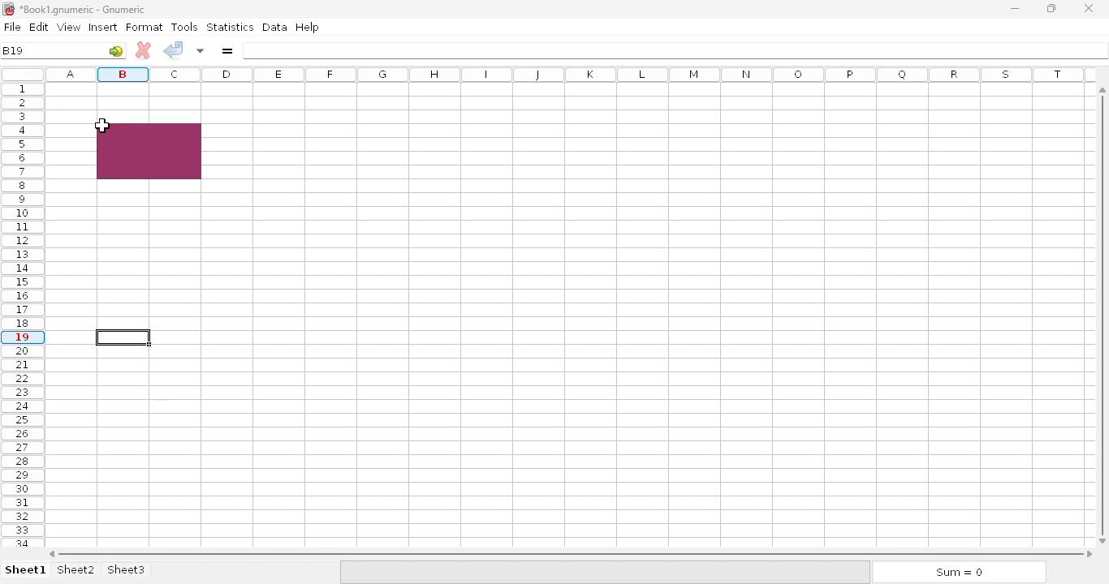 This screenshot has width=1109, height=584. I want to click on cell range, so click(149, 152).